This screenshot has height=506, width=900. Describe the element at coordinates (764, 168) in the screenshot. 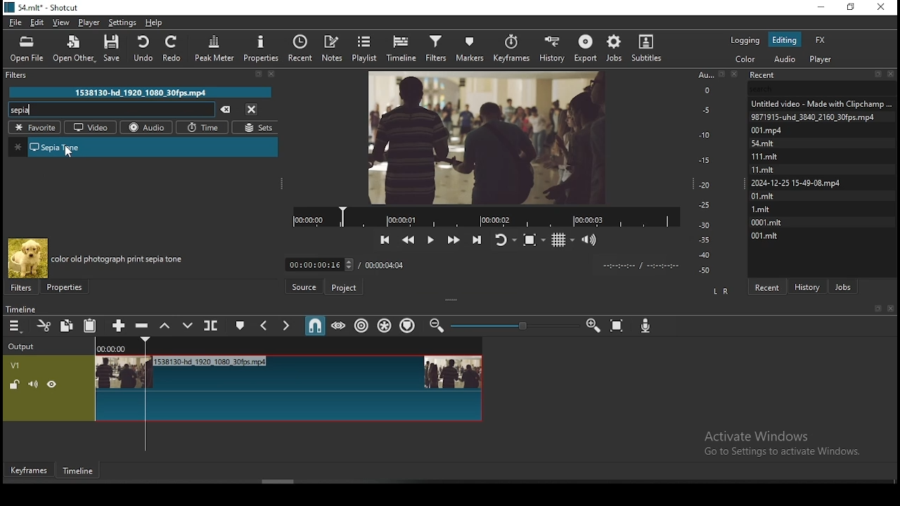

I see `Mami` at that location.